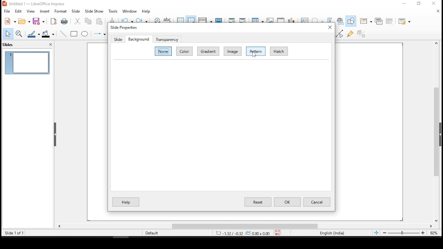 Image resolution: width=443 pixels, height=249 pixels. I want to click on copy, so click(88, 21).